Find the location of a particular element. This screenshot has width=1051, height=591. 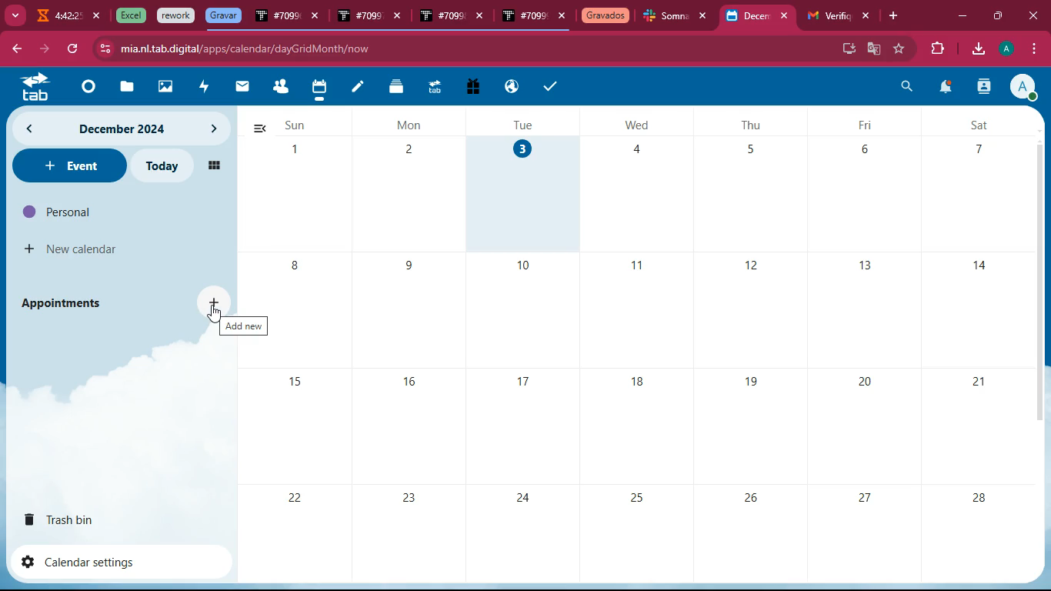

tab is located at coordinates (223, 15).